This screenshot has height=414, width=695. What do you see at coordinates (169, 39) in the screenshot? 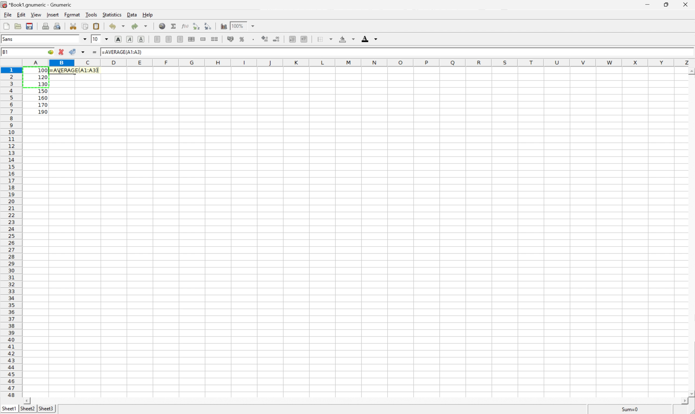
I see `Center horizontally` at bounding box center [169, 39].